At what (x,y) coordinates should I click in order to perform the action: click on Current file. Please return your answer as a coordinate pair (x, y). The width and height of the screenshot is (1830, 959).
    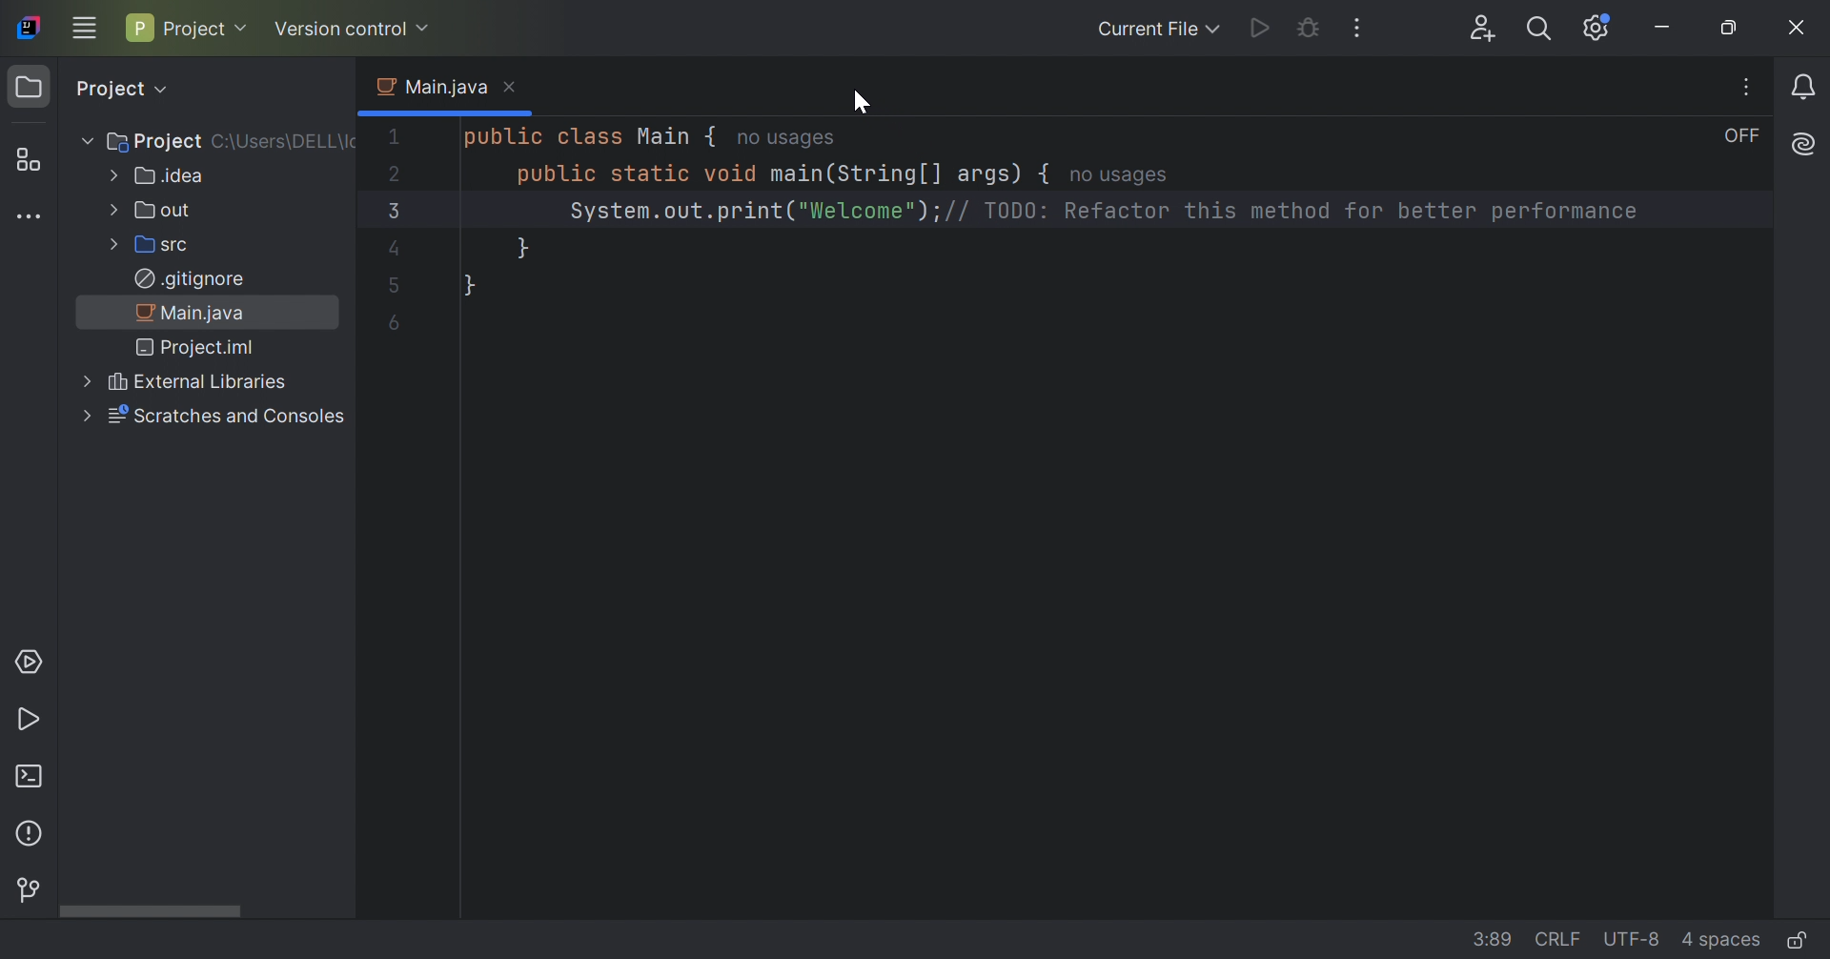
    Looking at the image, I should click on (1155, 31).